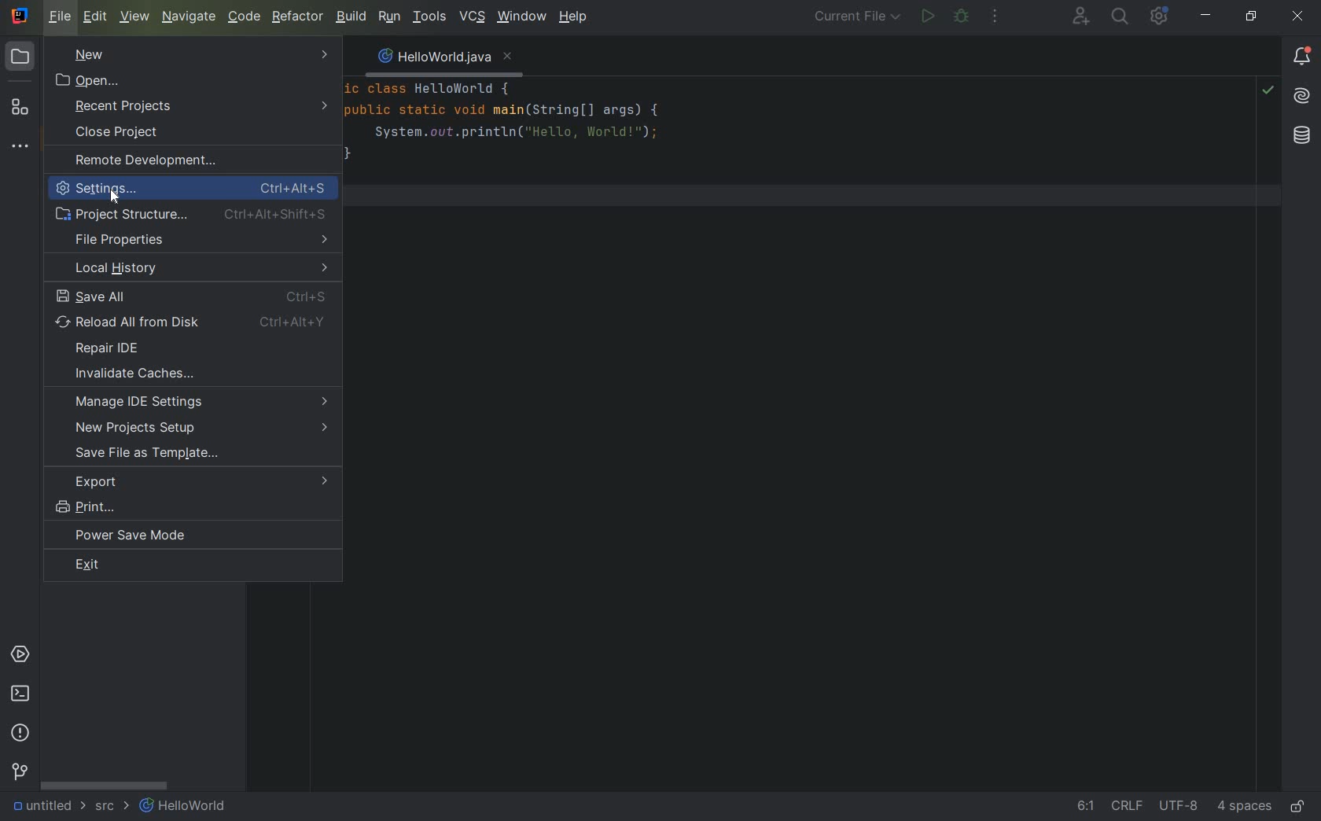 Image resolution: width=1321 pixels, height=821 pixels. I want to click on save file as template, so click(195, 455).